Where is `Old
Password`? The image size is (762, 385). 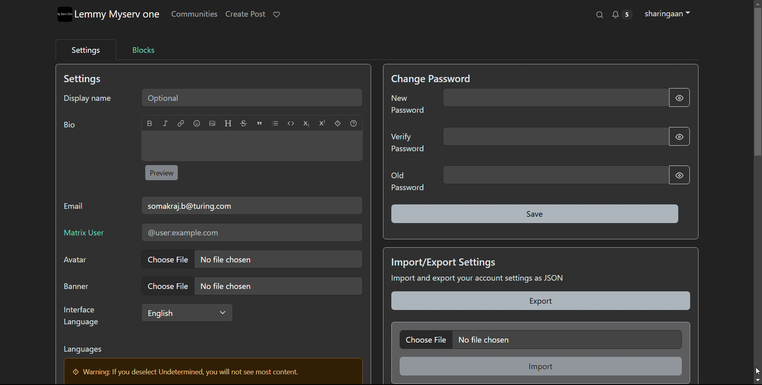
Old
Password is located at coordinates (405, 182).